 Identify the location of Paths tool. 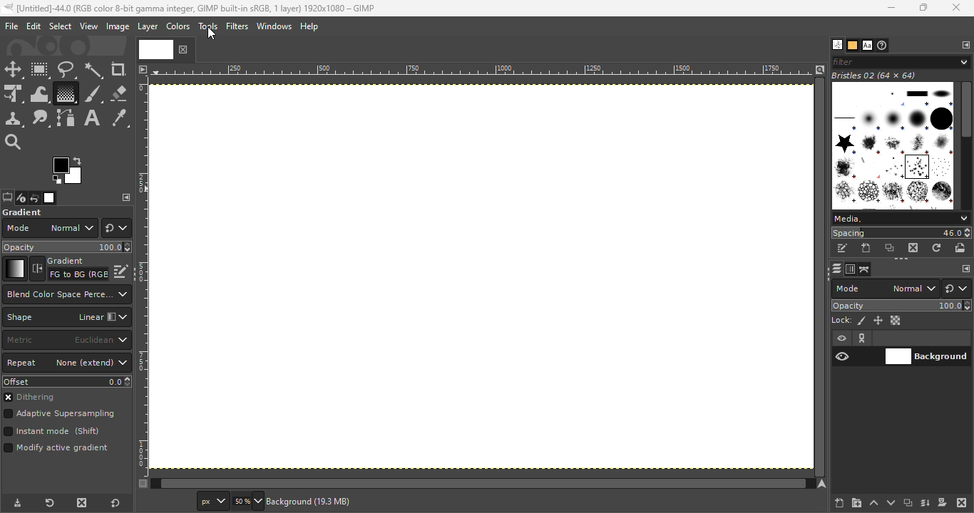
(66, 118).